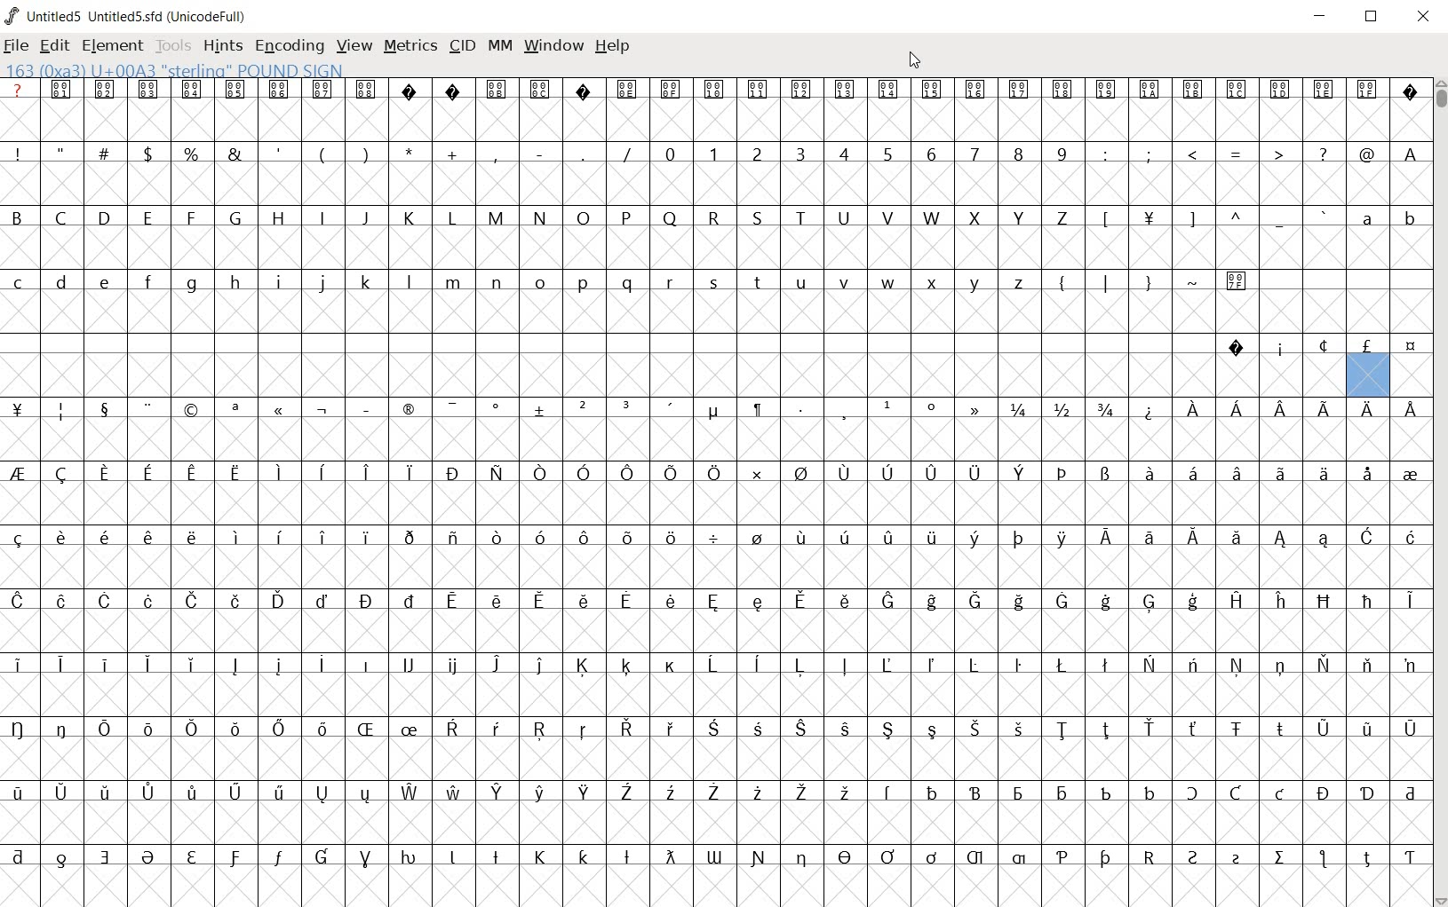  What do you see at coordinates (712, 730) in the screenshot?
I see `Symbol` at bounding box center [712, 730].